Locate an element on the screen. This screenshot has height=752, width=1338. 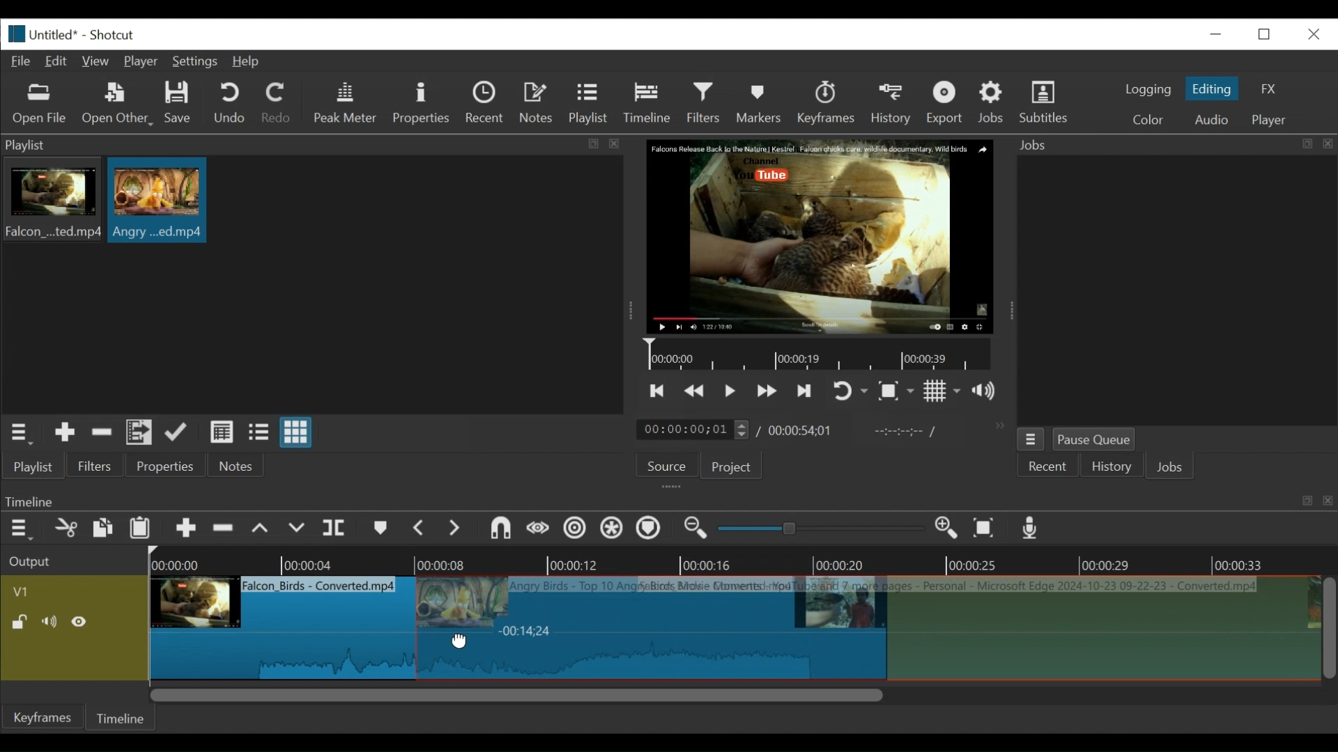
play forward quickly is located at coordinates (769, 393).